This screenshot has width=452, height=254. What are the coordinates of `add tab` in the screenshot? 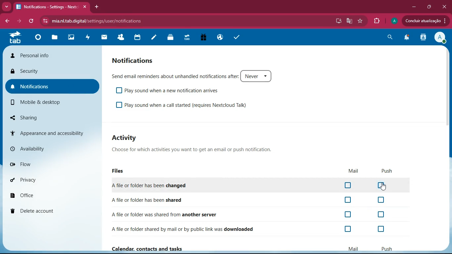 It's located at (97, 7).